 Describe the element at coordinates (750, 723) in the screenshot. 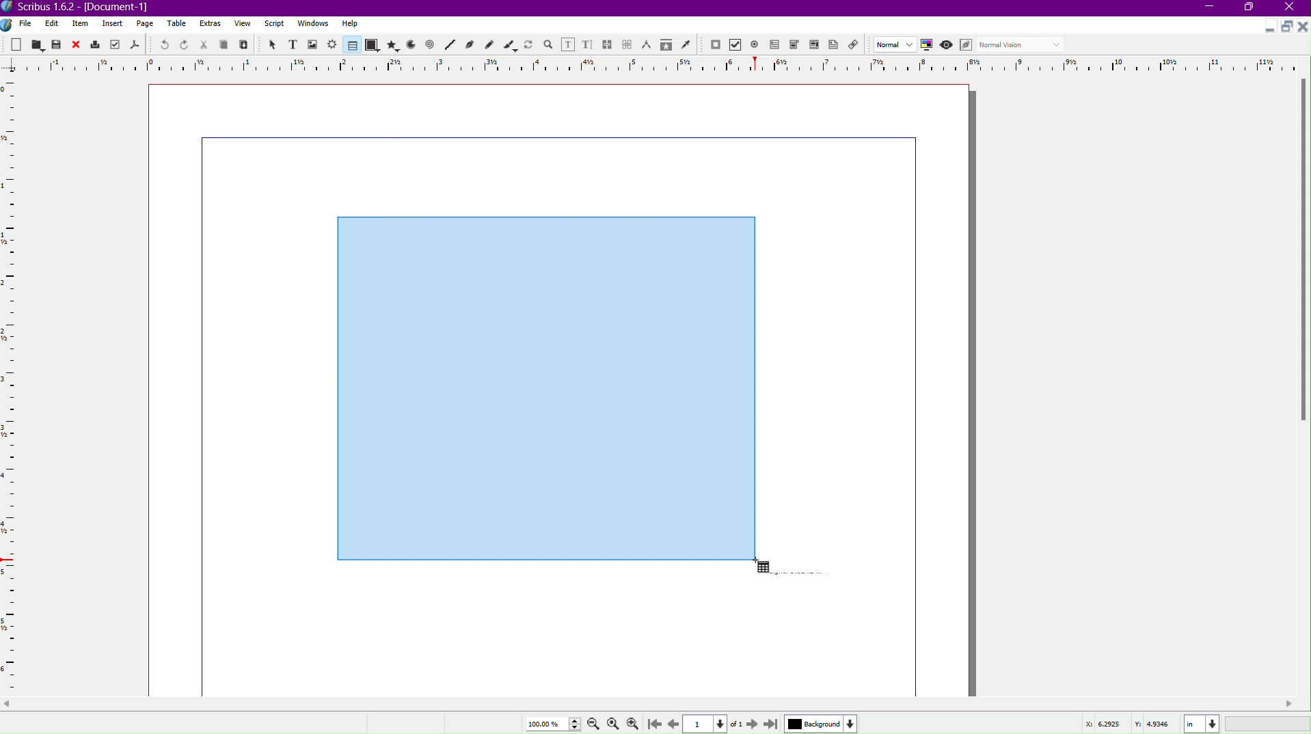

I see `Next Page` at that location.